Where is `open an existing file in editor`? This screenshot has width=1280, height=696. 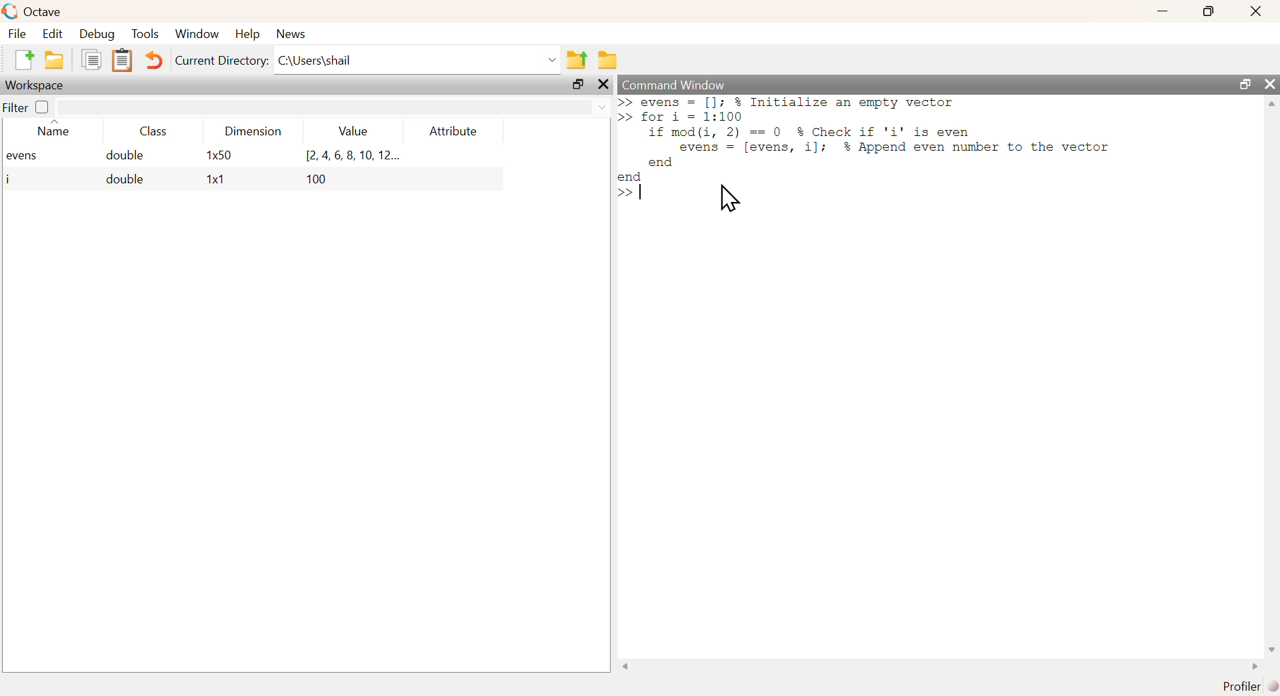 open an existing file in editor is located at coordinates (54, 59).